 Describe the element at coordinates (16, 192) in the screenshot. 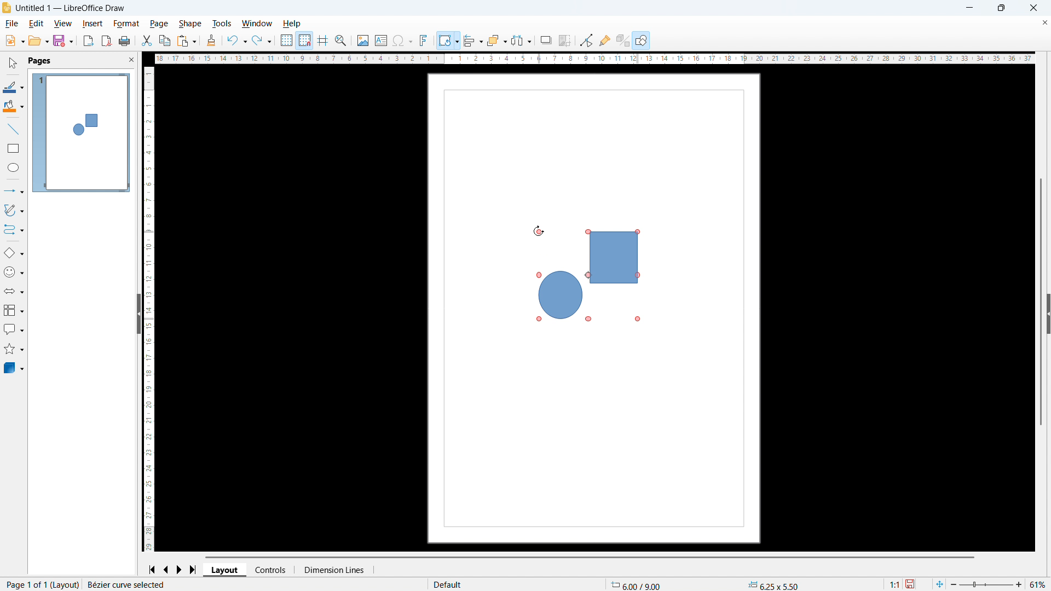

I see `Lines and arrows ` at that location.